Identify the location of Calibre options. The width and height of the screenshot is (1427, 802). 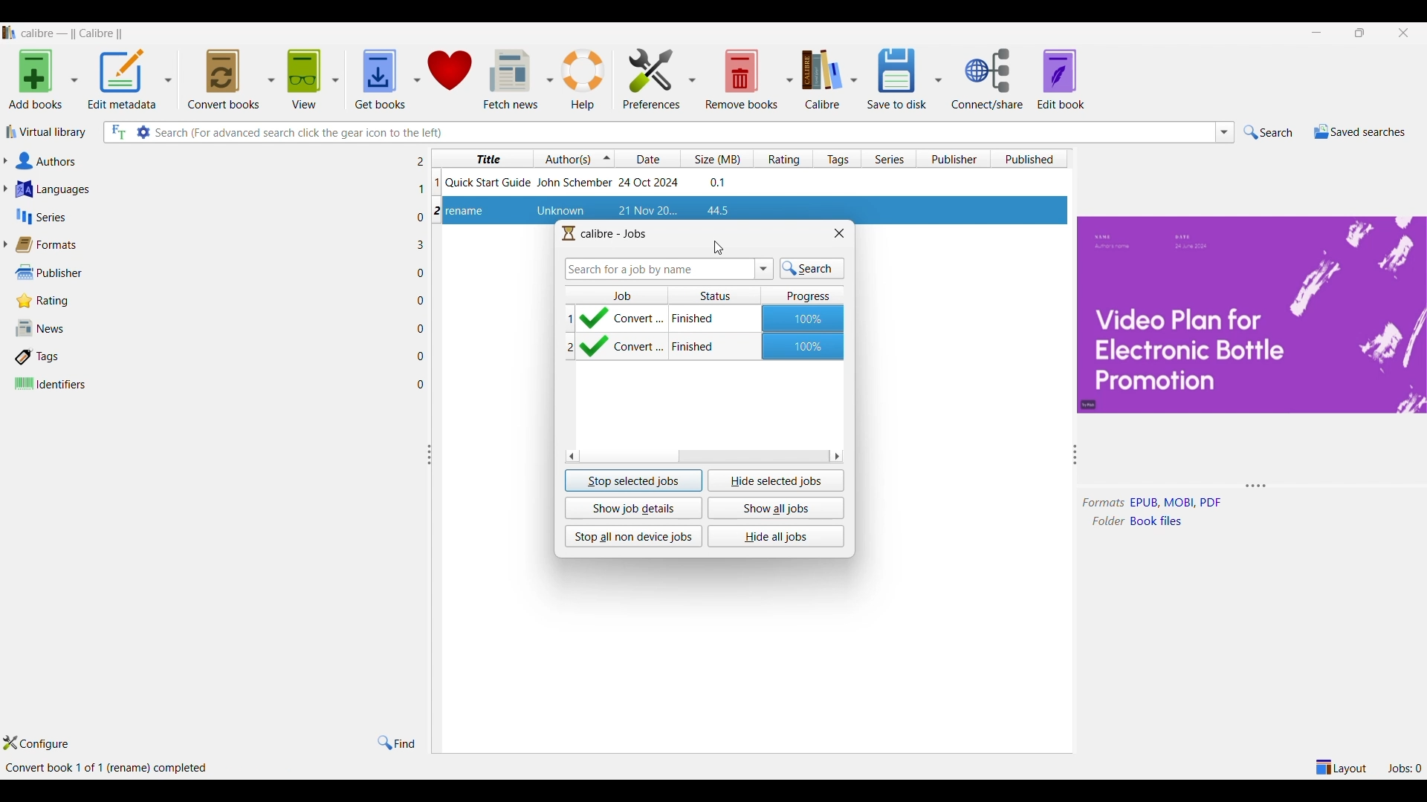
(854, 79).